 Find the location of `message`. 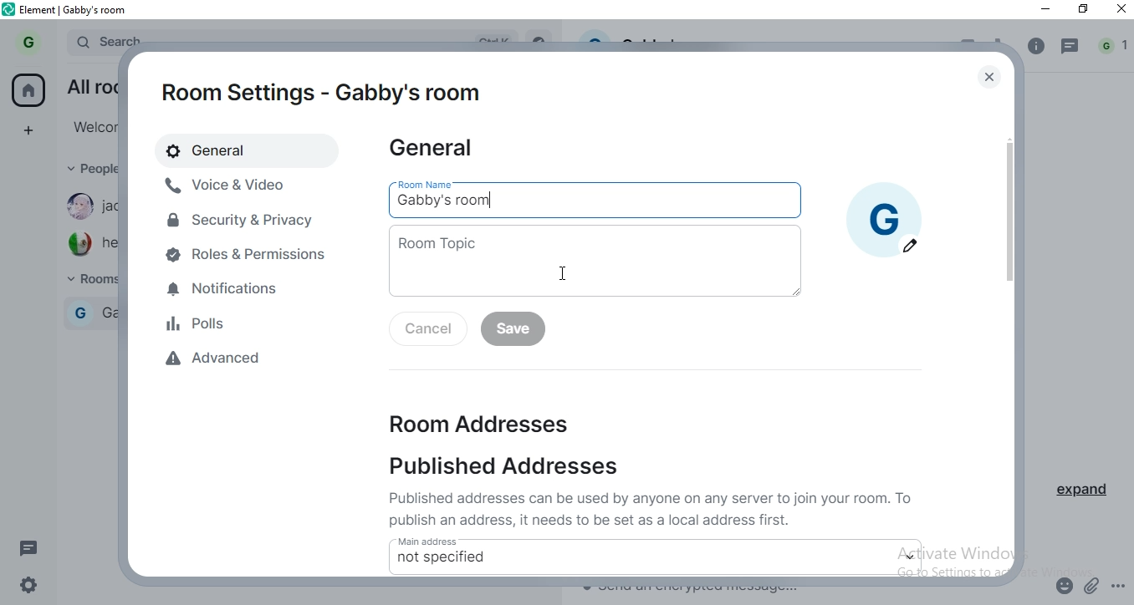

message is located at coordinates (31, 547).